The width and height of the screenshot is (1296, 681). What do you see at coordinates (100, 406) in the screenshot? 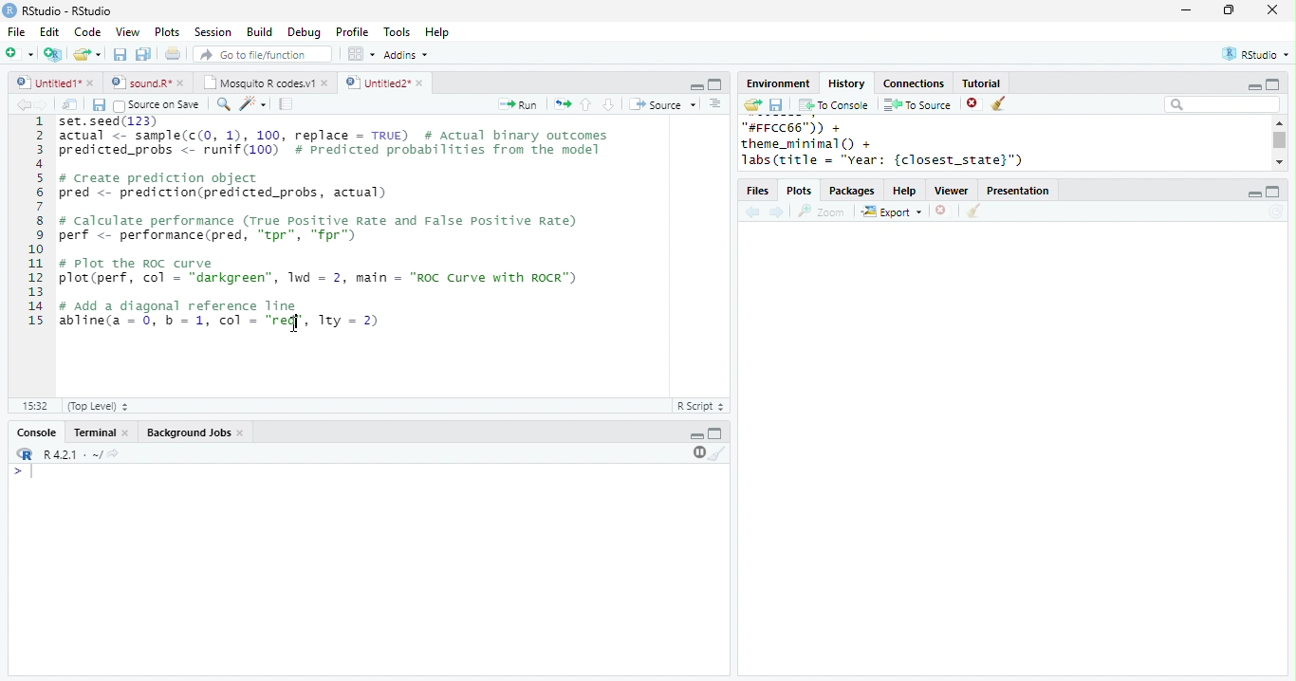
I see `Top Level` at bounding box center [100, 406].